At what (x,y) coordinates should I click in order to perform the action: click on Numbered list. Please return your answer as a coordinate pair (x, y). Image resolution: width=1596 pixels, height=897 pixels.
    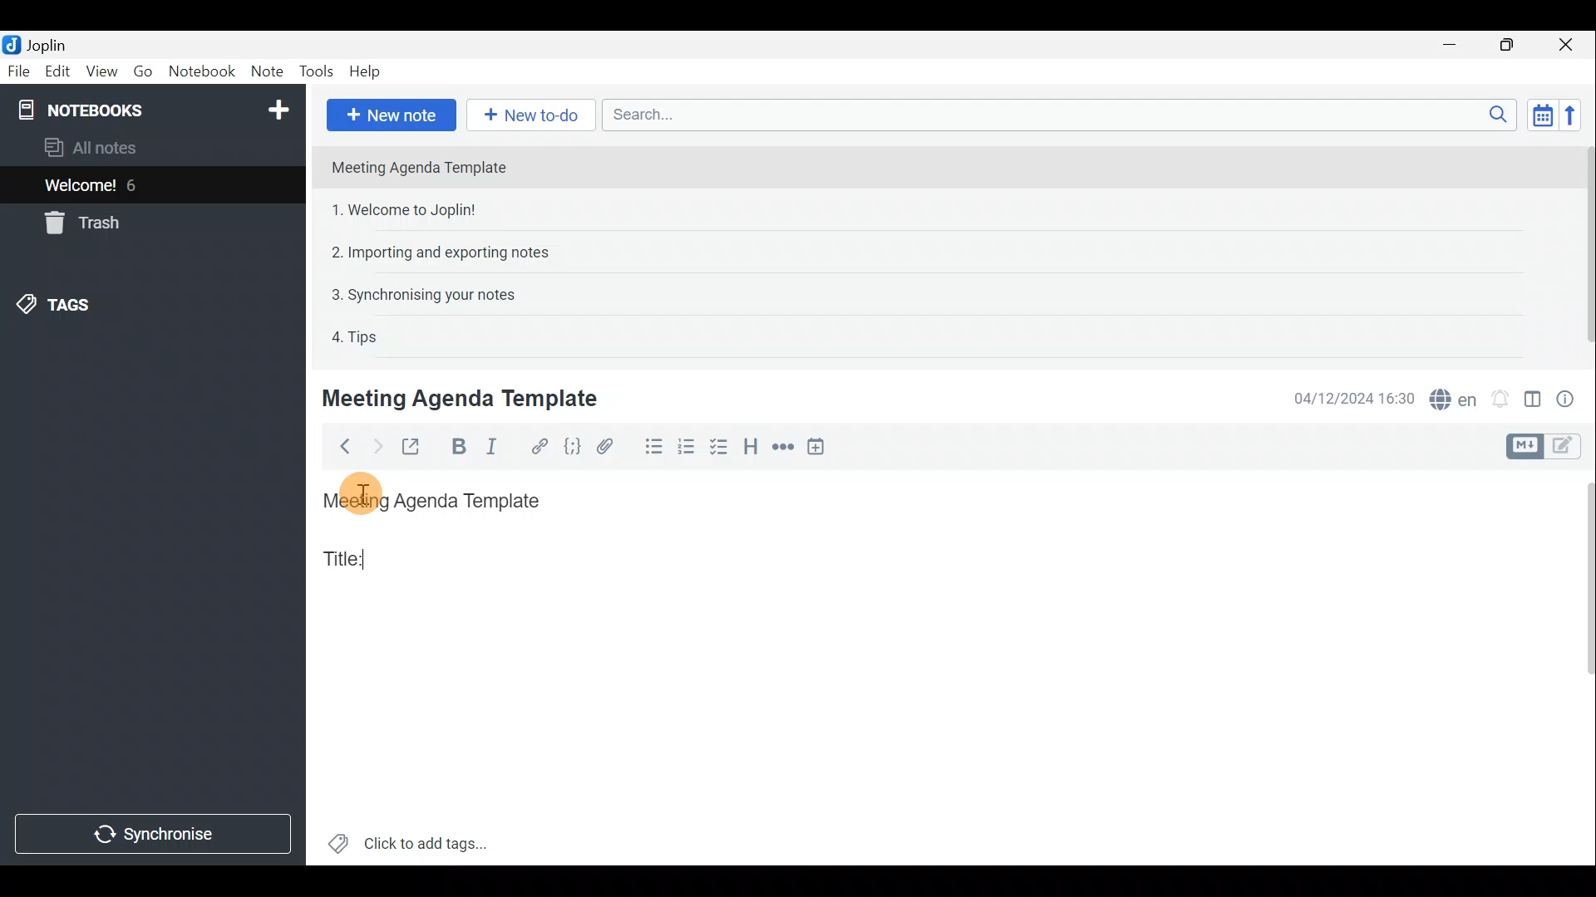
    Looking at the image, I should click on (686, 449).